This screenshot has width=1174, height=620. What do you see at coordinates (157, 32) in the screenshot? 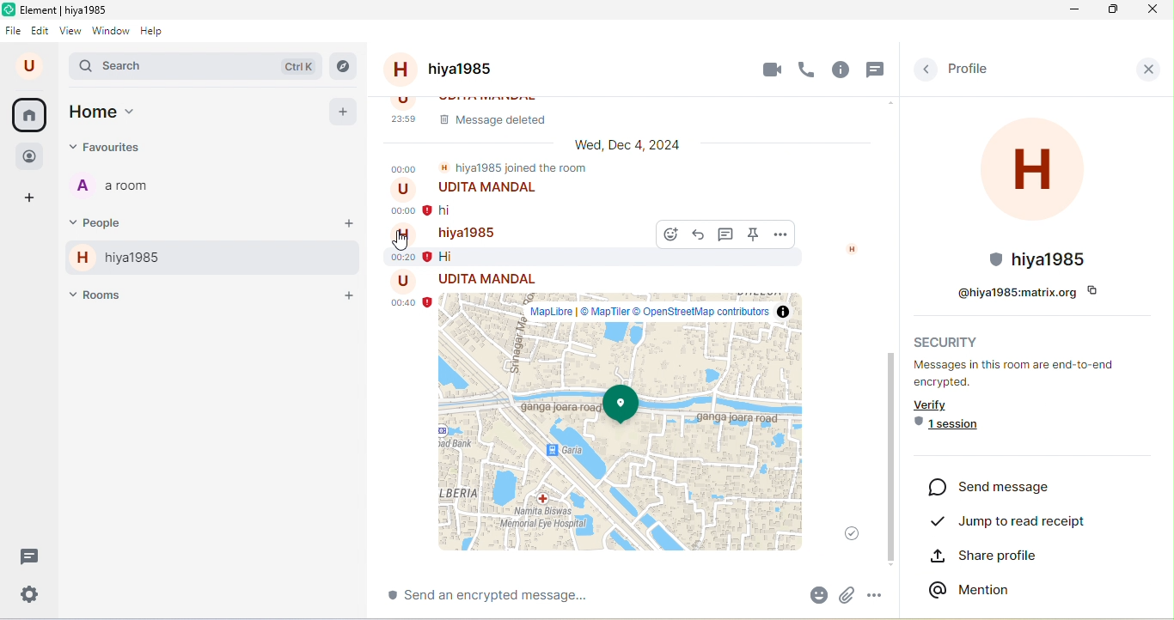
I see `help` at bounding box center [157, 32].